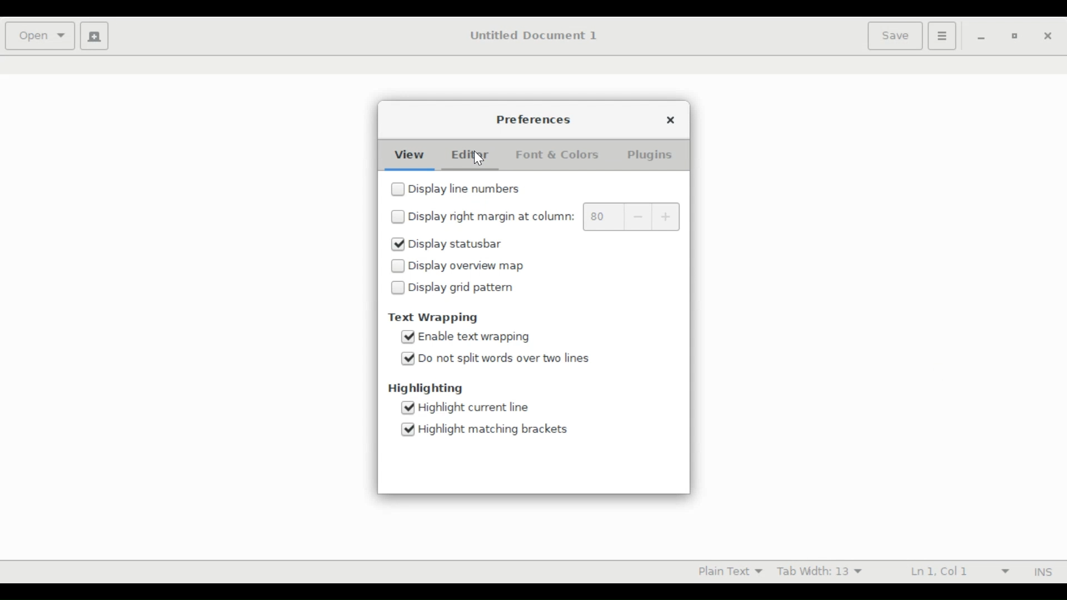 The image size is (1067, 600). What do you see at coordinates (397, 288) in the screenshot?
I see `Unselected` at bounding box center [397, 288].